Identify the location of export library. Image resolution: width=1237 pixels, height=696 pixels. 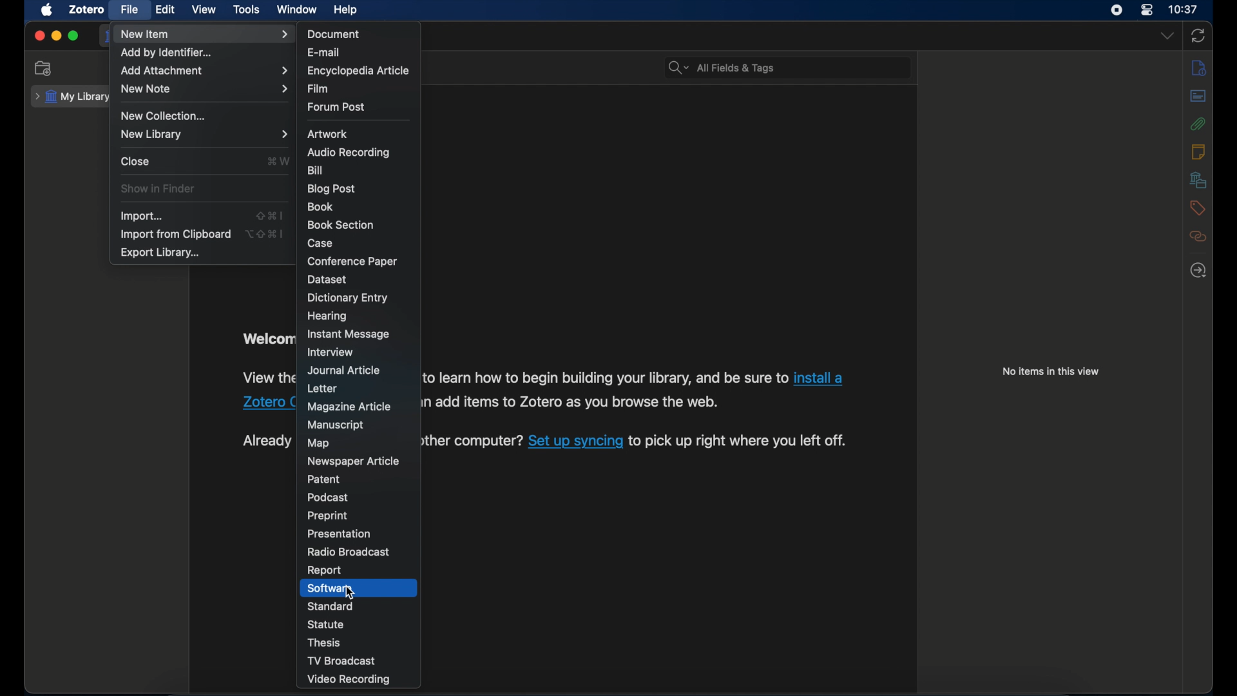
(160, 253).